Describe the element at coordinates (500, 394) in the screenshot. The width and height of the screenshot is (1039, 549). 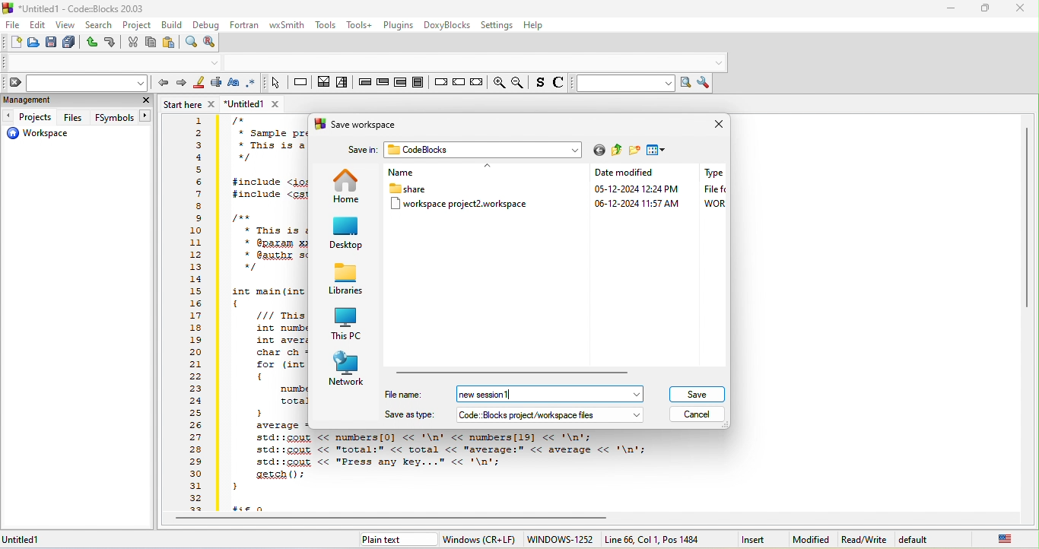
I see `file name` at that location.